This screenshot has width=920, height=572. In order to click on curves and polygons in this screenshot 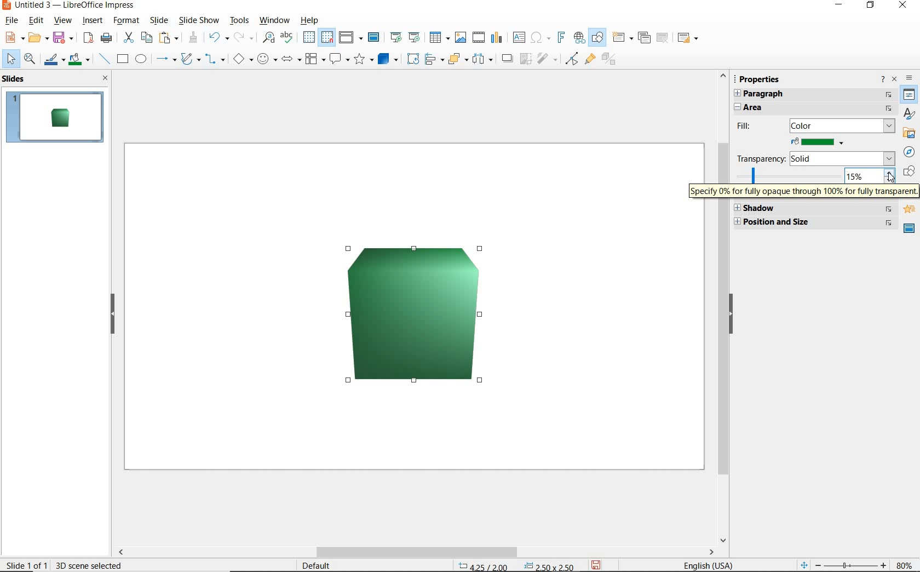, I will do `click(191, 60)`.